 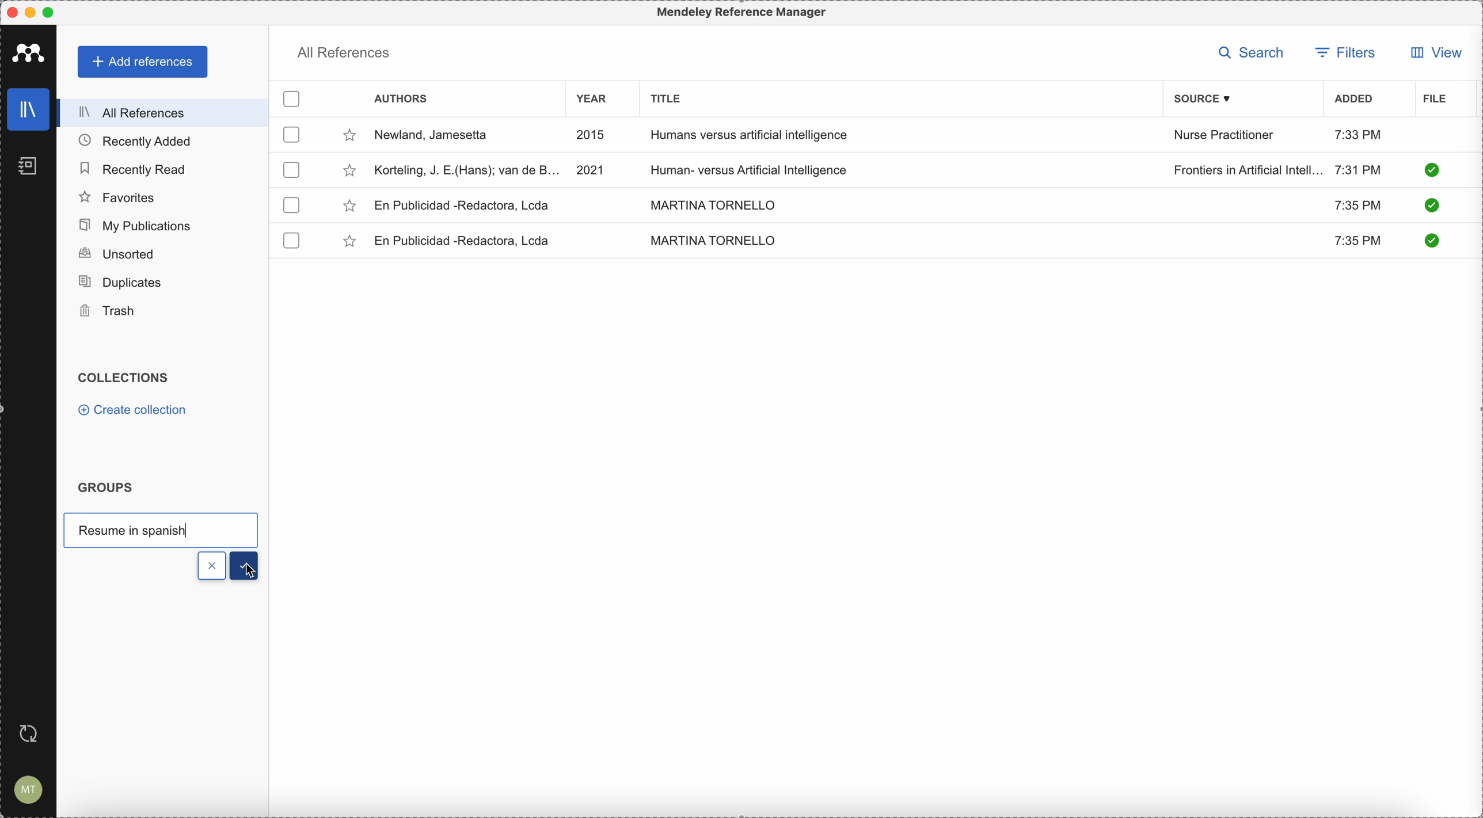 What do you see at coordinates (750, 136) in the screenshot?
I see `Humans versus artificial intelligence` at bounding box center [750, 136].